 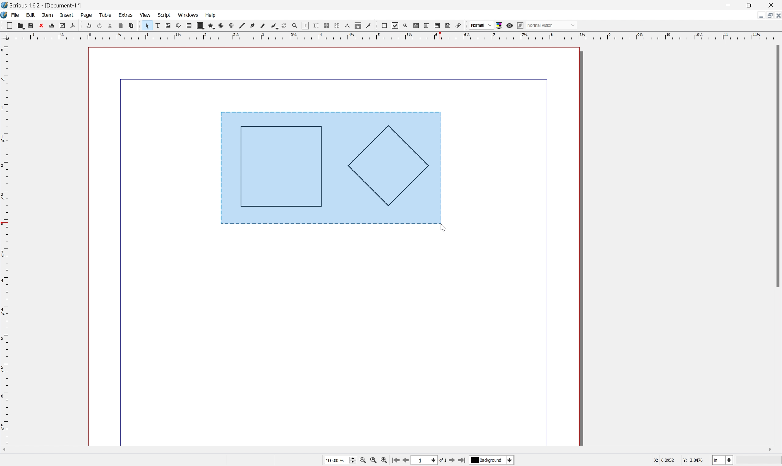 What do you see at coordinates (773, 4) in the screenshot?
I see `Close` at bounding box center [773, 4].